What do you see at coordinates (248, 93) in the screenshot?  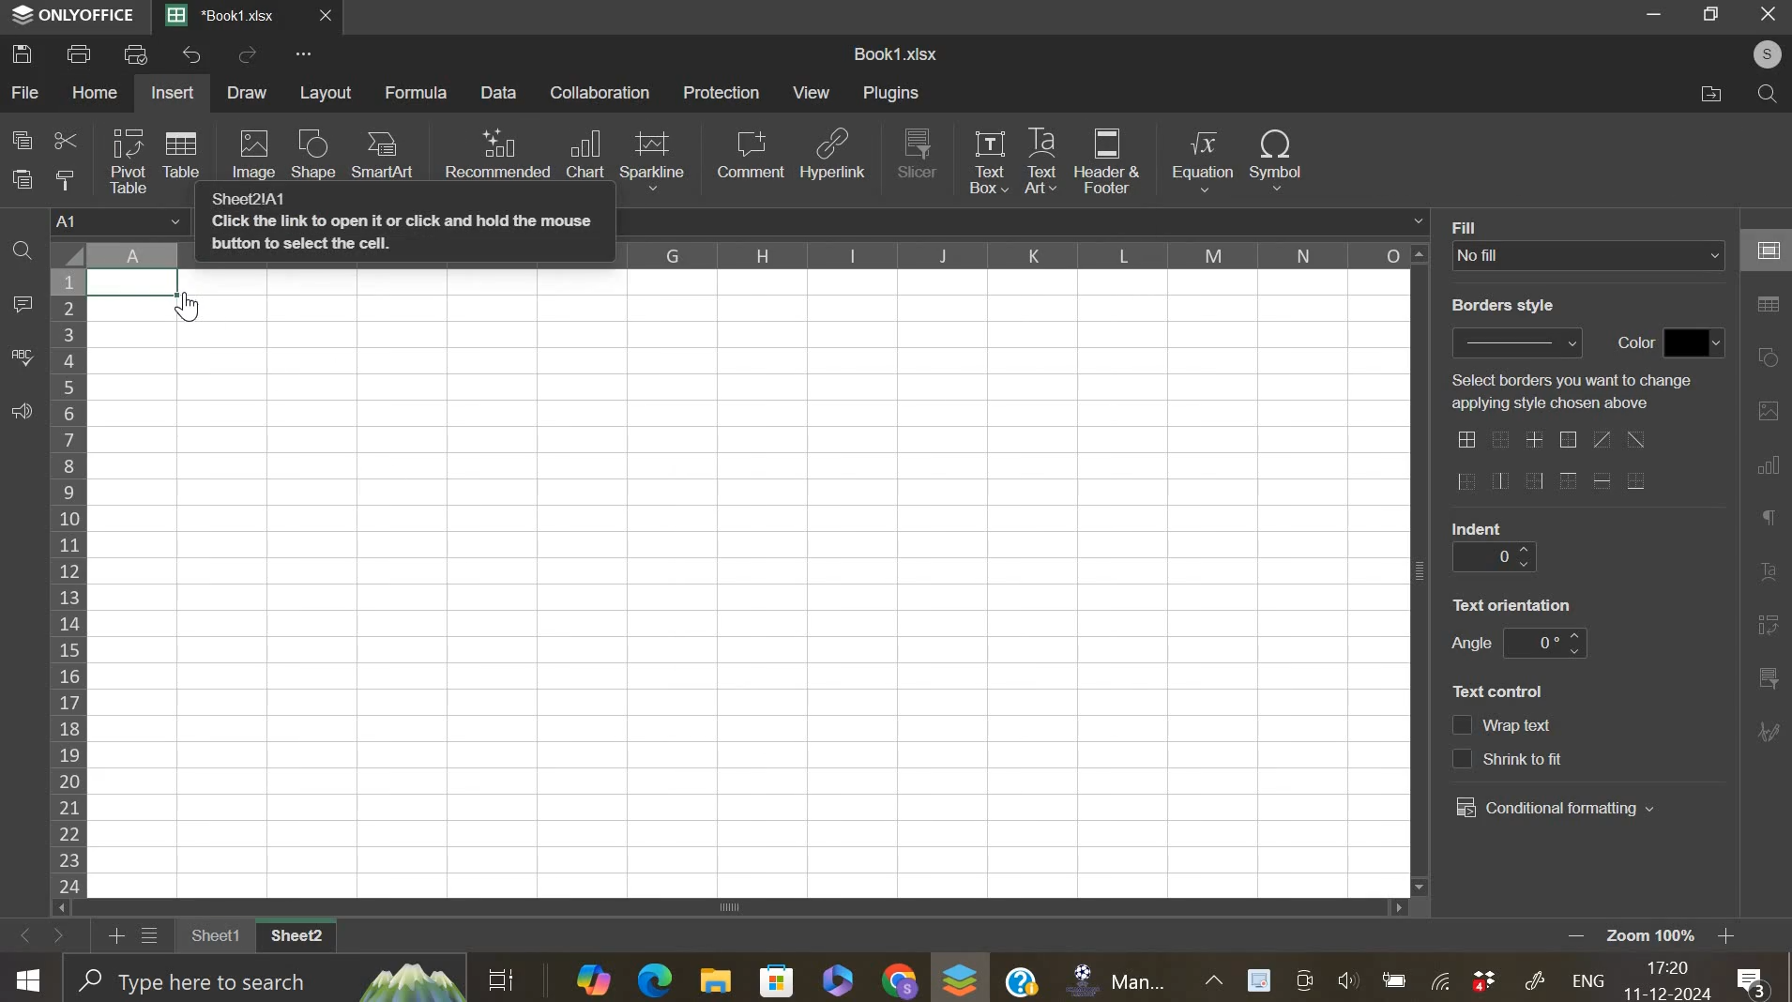 I see `draw` at bounding box center [248, 93].